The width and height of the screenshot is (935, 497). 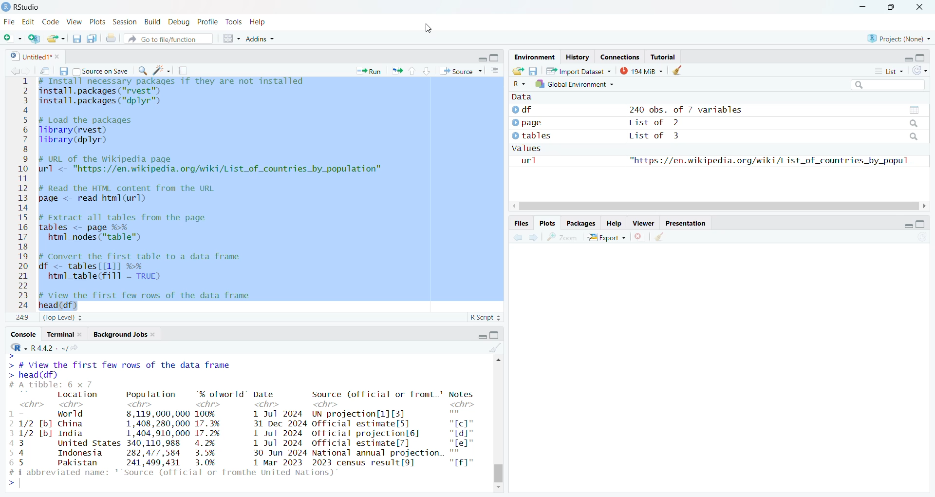 What do you see at coordinates (98, 22) in the screenshot?
I see `Plots` at bounding box center [98, 22].